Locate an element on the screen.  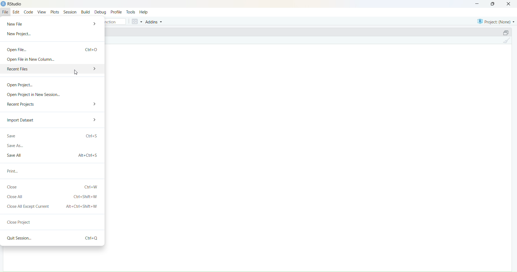
More is located at coordinates (95, 68).